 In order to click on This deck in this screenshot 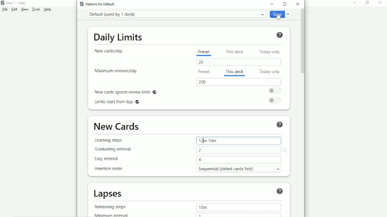, I will do `click(234, 52)`.